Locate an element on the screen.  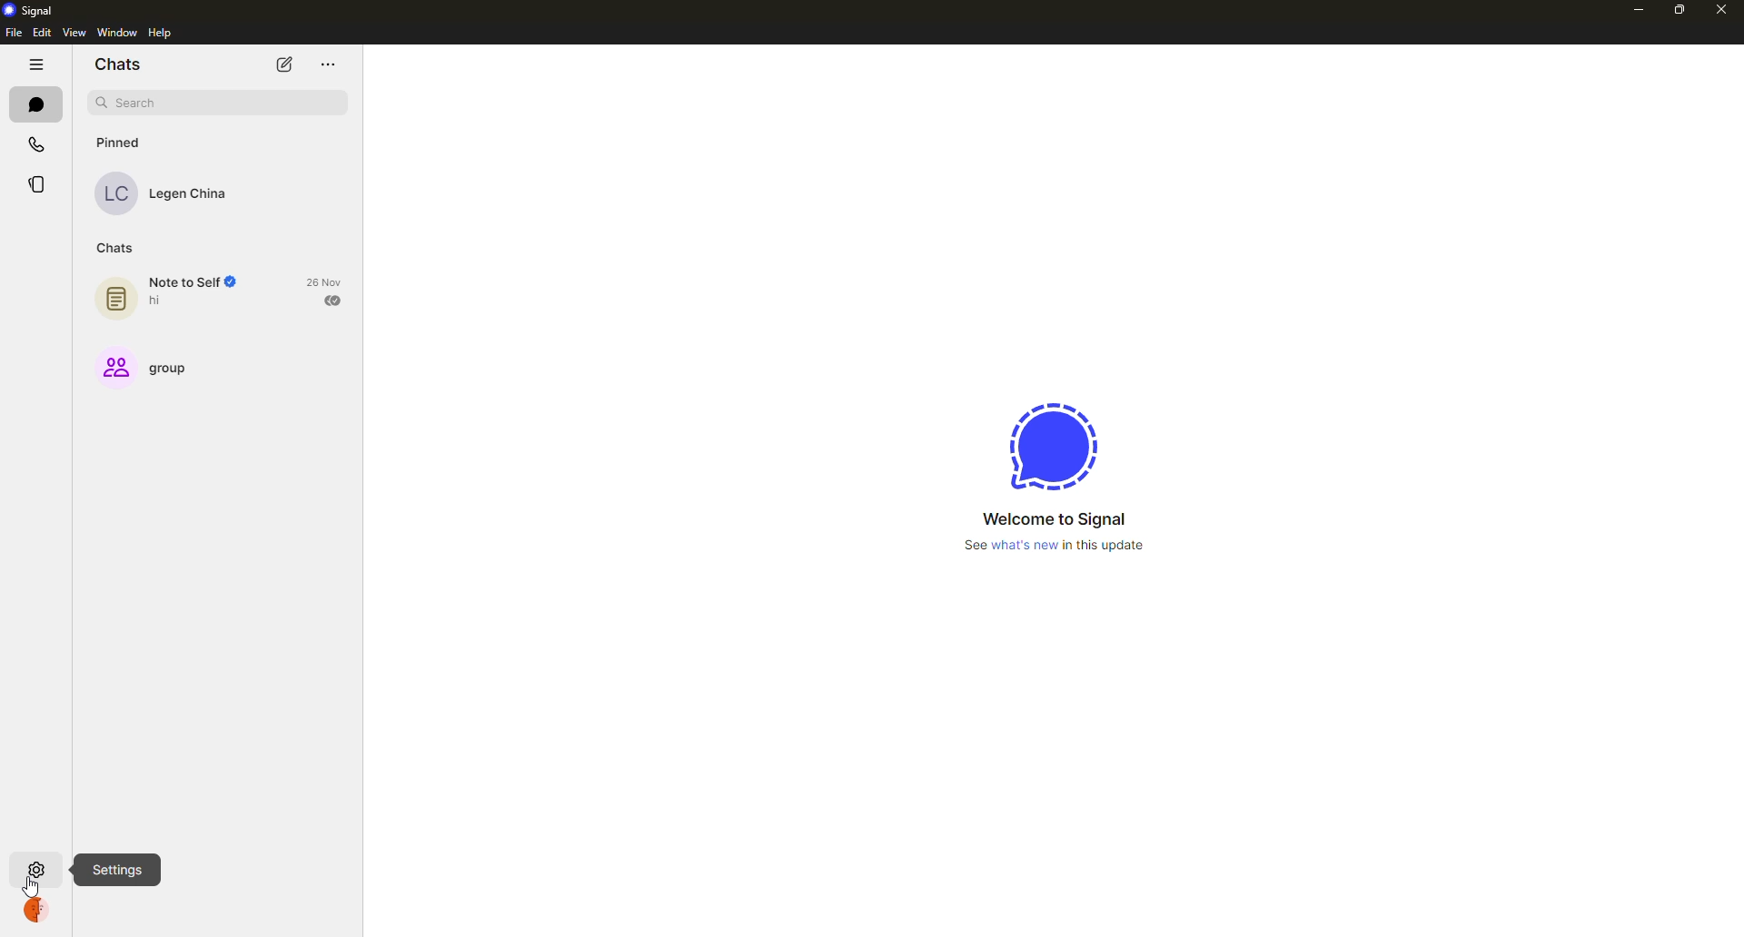
view is located at coordinates (73, 33).